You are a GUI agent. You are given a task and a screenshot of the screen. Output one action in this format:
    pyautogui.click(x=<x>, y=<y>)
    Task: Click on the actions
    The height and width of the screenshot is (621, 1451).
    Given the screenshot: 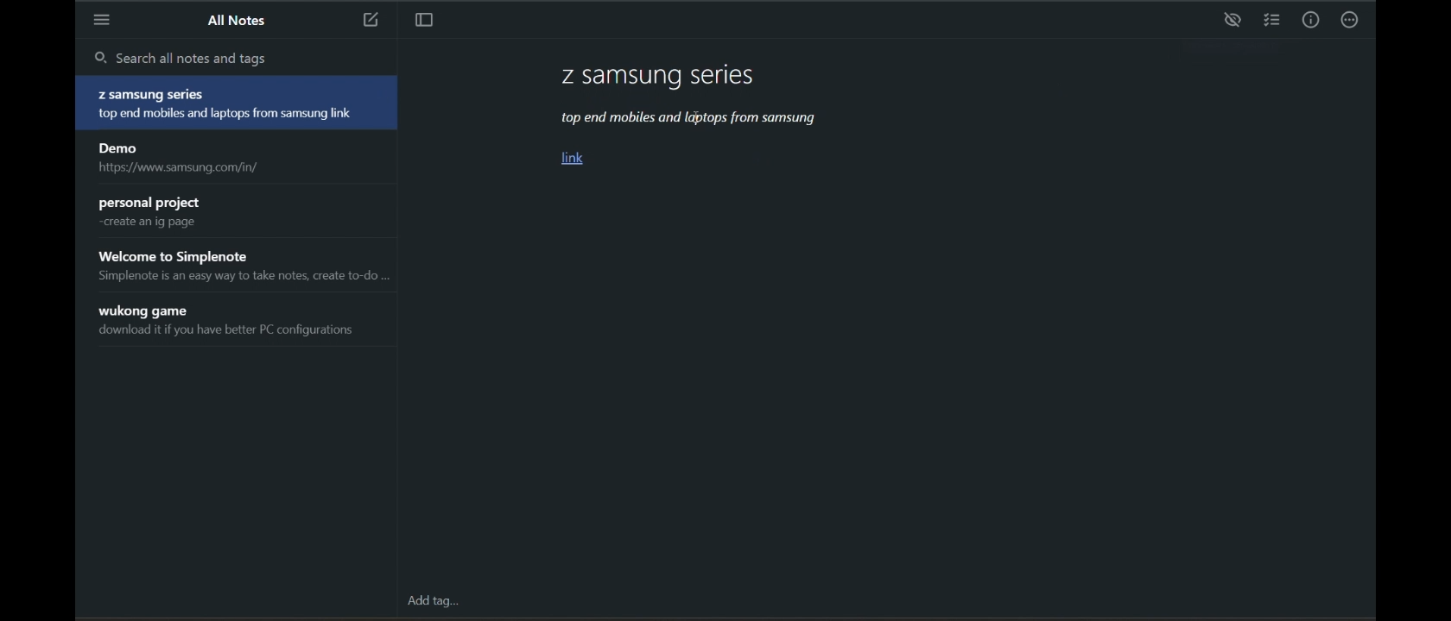 What is the action you would take?
    pyautogui.click(x=1351, y=21)
    